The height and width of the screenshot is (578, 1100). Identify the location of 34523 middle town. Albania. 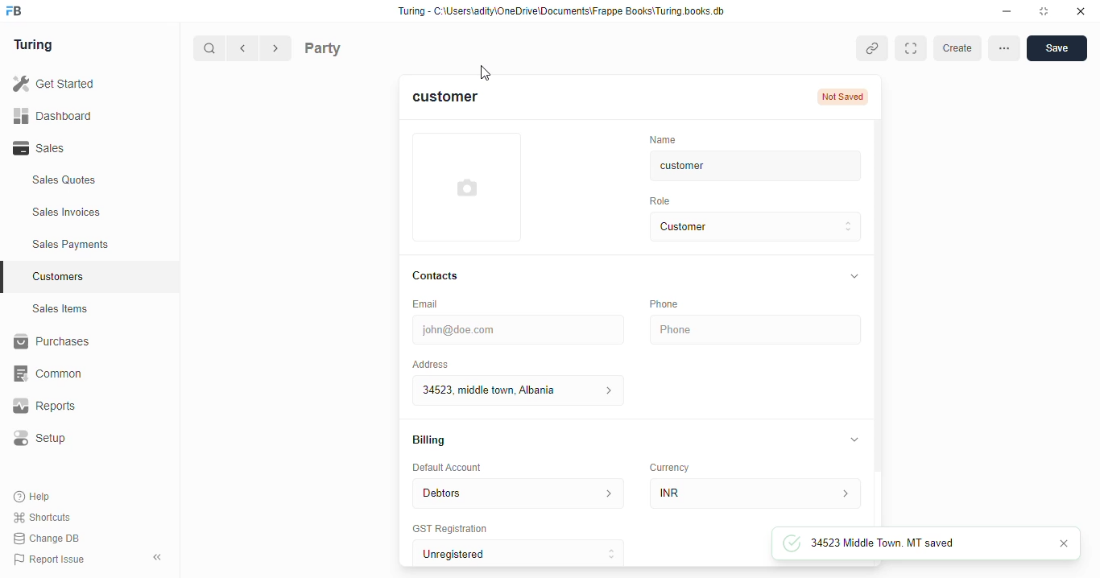
(518, 389).